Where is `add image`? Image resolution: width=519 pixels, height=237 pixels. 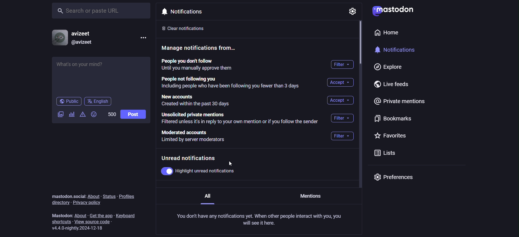
add image is located at coordinates (61, 114).